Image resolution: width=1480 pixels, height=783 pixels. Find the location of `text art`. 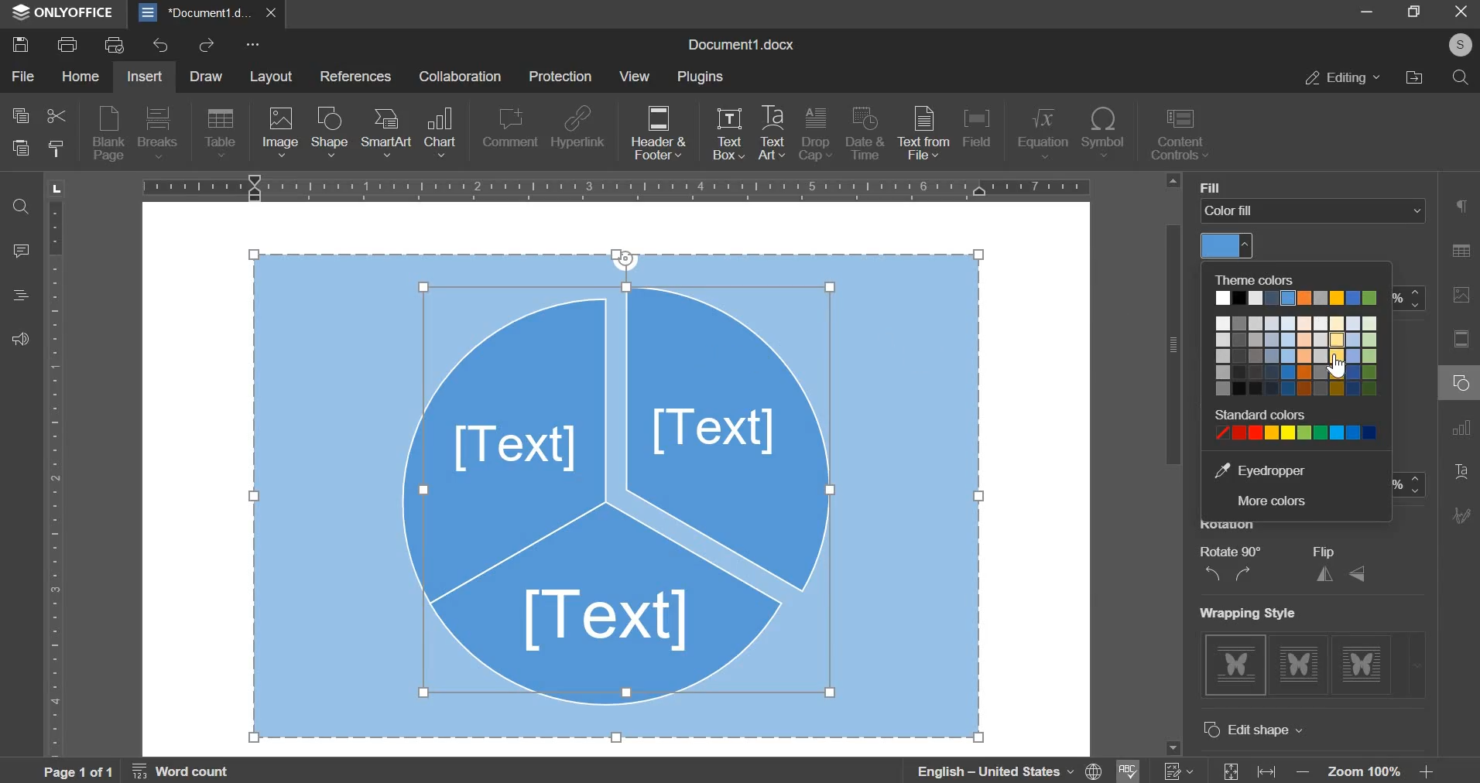

text art is located at coordinates (772, 136).